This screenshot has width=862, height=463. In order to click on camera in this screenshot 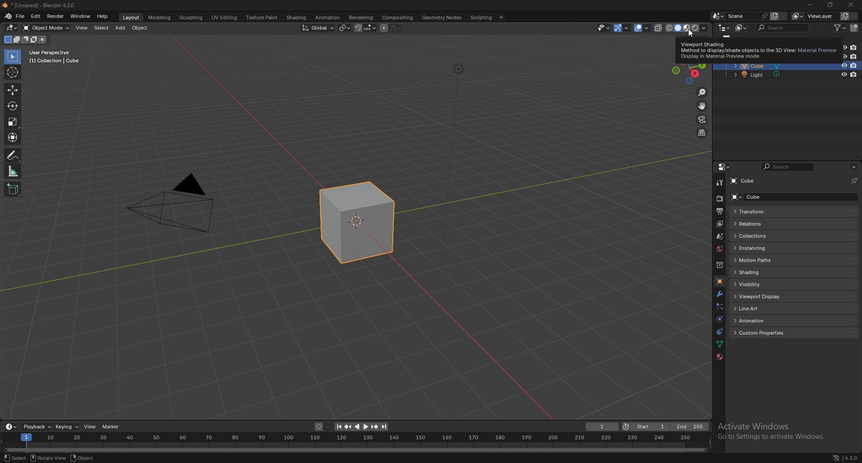, I will do `click(176, 204)`.